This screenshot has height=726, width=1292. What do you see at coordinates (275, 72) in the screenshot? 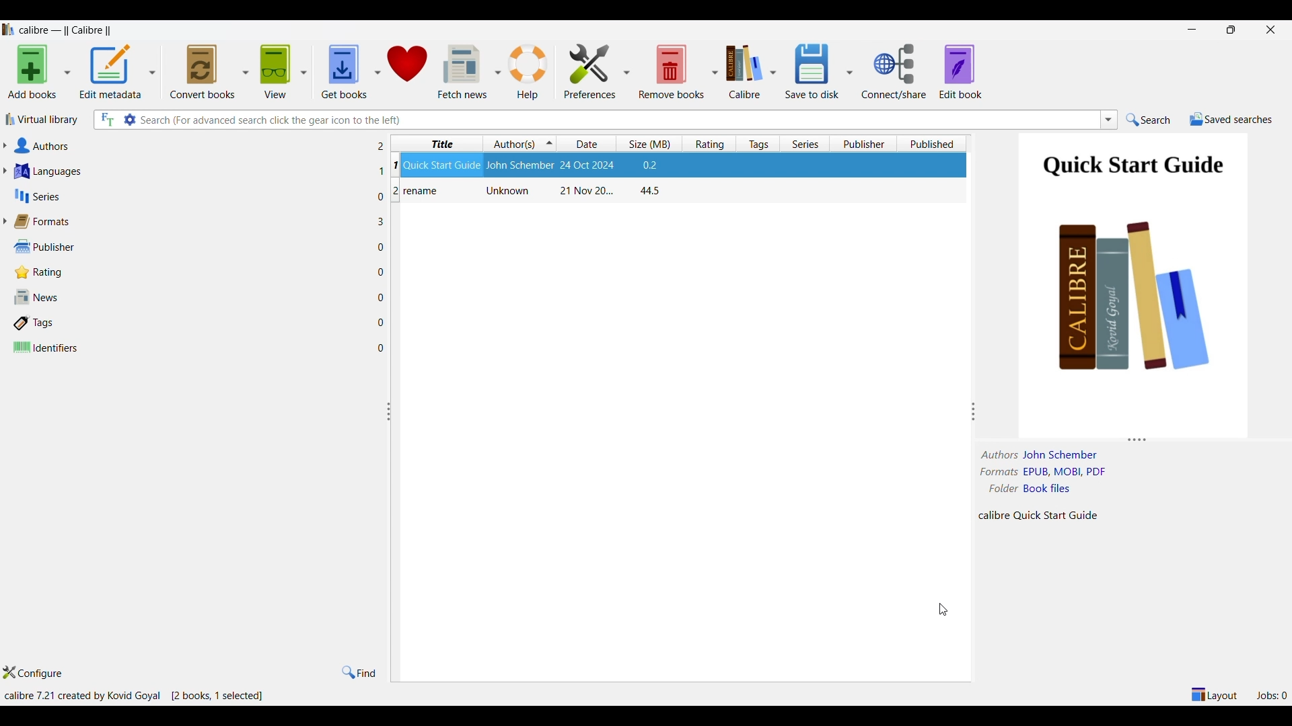
I see `View` at bounding box center [275, 72].